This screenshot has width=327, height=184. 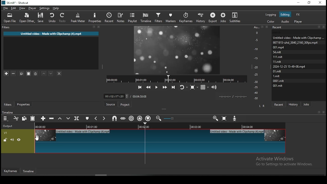 I want to click on deselect filter, so click(x=60, y=73).